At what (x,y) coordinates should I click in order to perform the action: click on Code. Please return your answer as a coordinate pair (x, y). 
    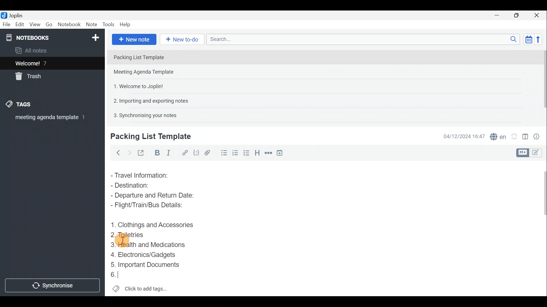
    Looking at the image, I should click on (196, 152).